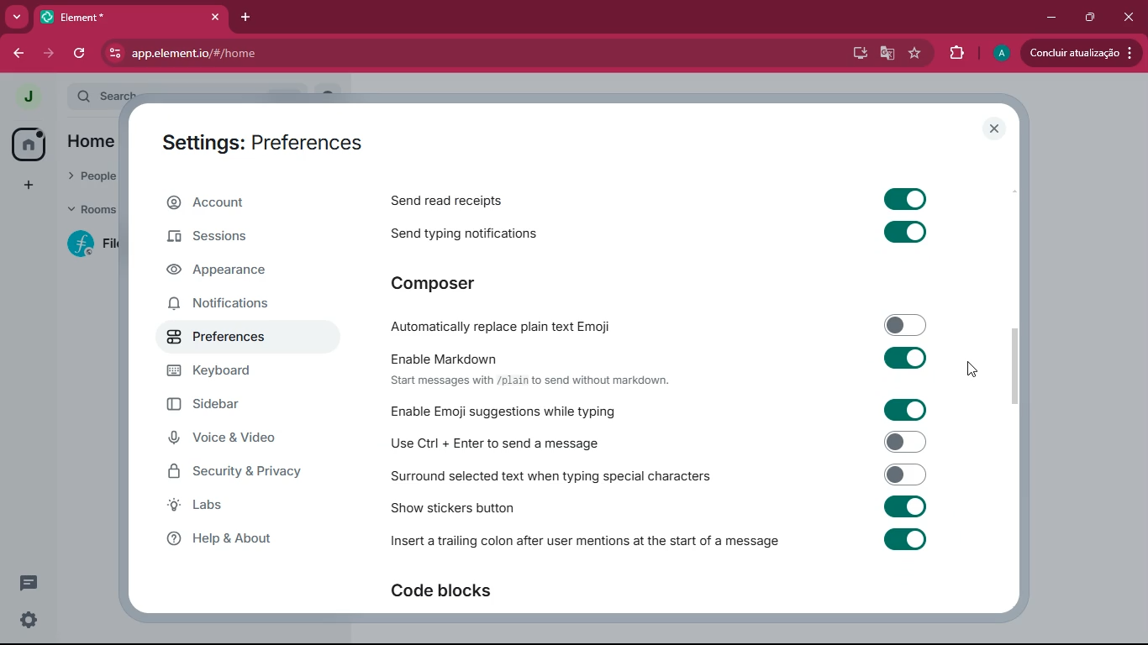 The image size is (1148, 645). I want to click on close, so click(1125, 14).